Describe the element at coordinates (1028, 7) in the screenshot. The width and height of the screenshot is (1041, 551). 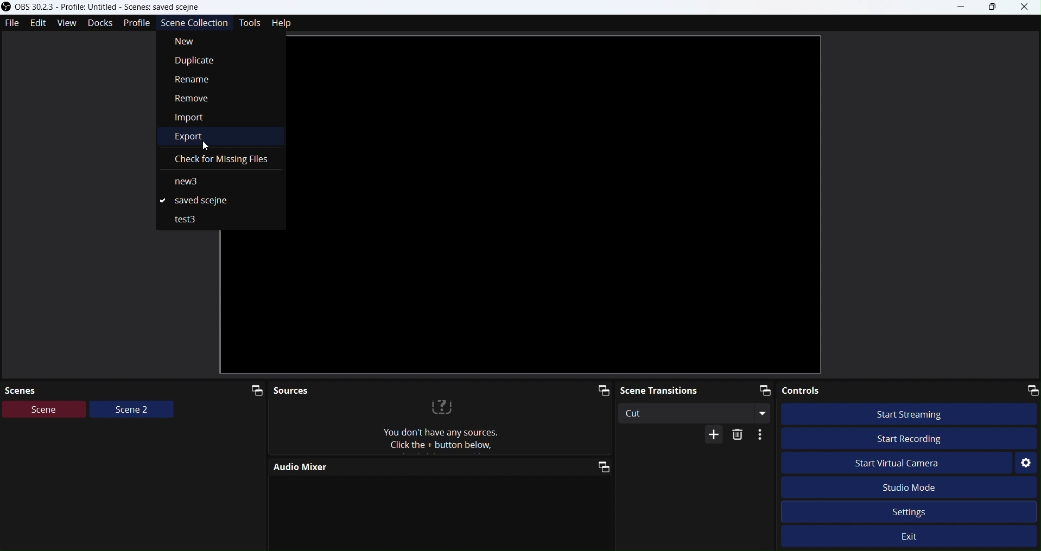
I see `Close` at that location.